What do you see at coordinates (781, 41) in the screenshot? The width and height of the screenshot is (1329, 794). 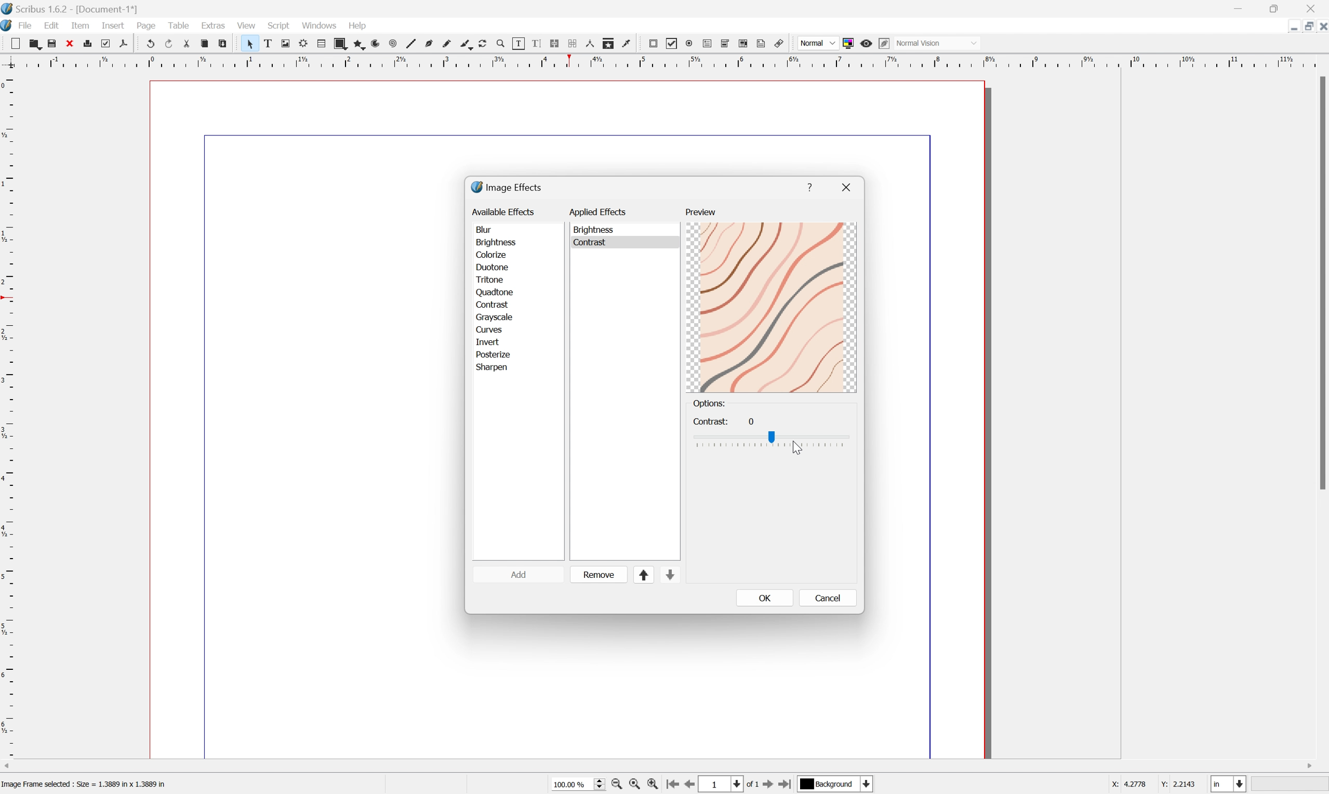 I see `Link annotation` at bounding box center [781, 41].